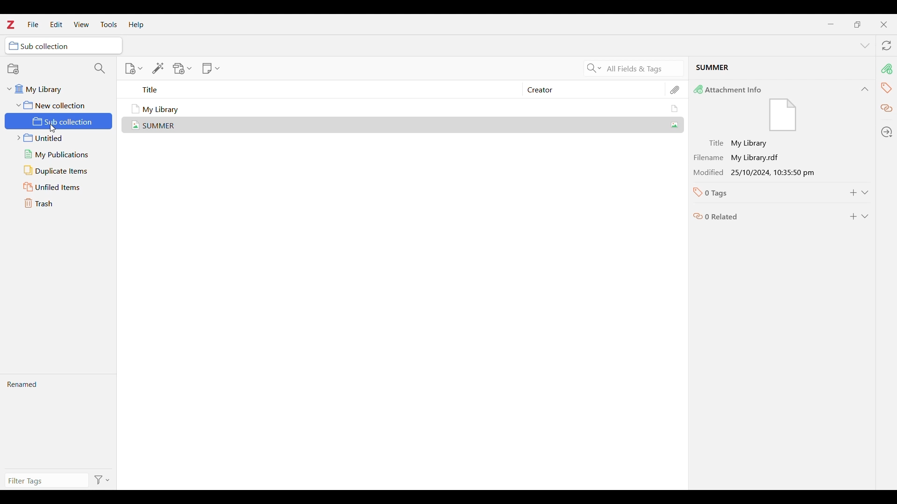 The image size is (897, 504). I want to click on View menu, so click(81, 24).